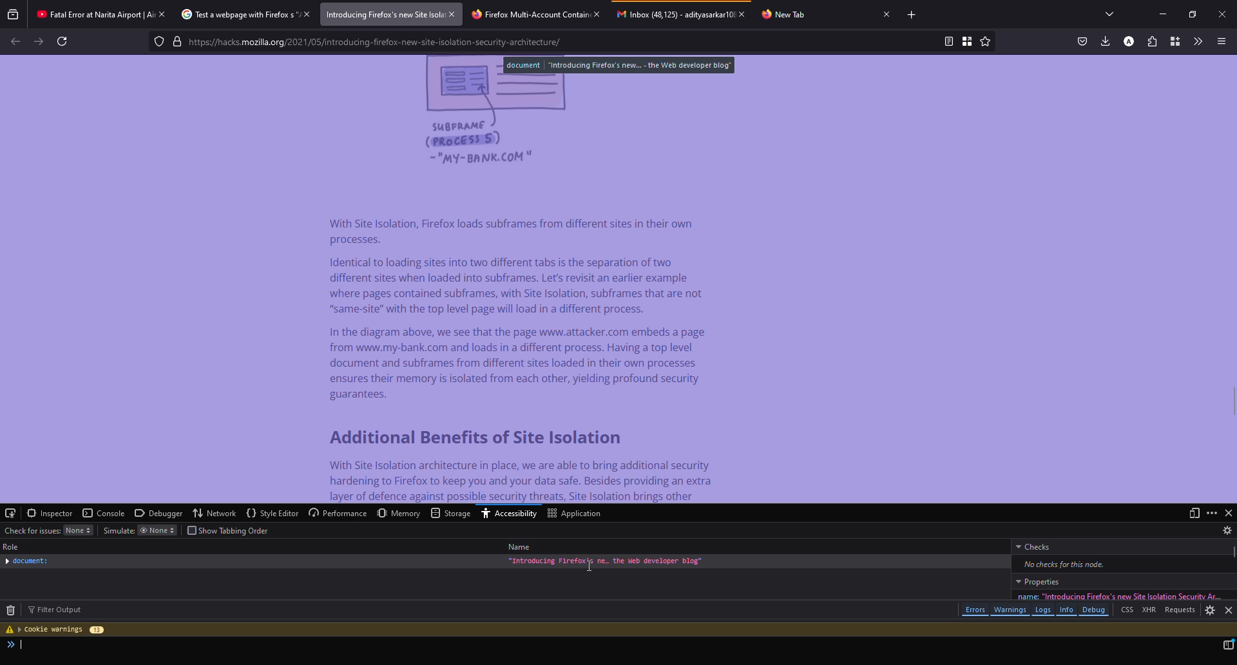  Describe the element at coordinates (966, 41) in the screenshot. I see `bookmark` at that location.